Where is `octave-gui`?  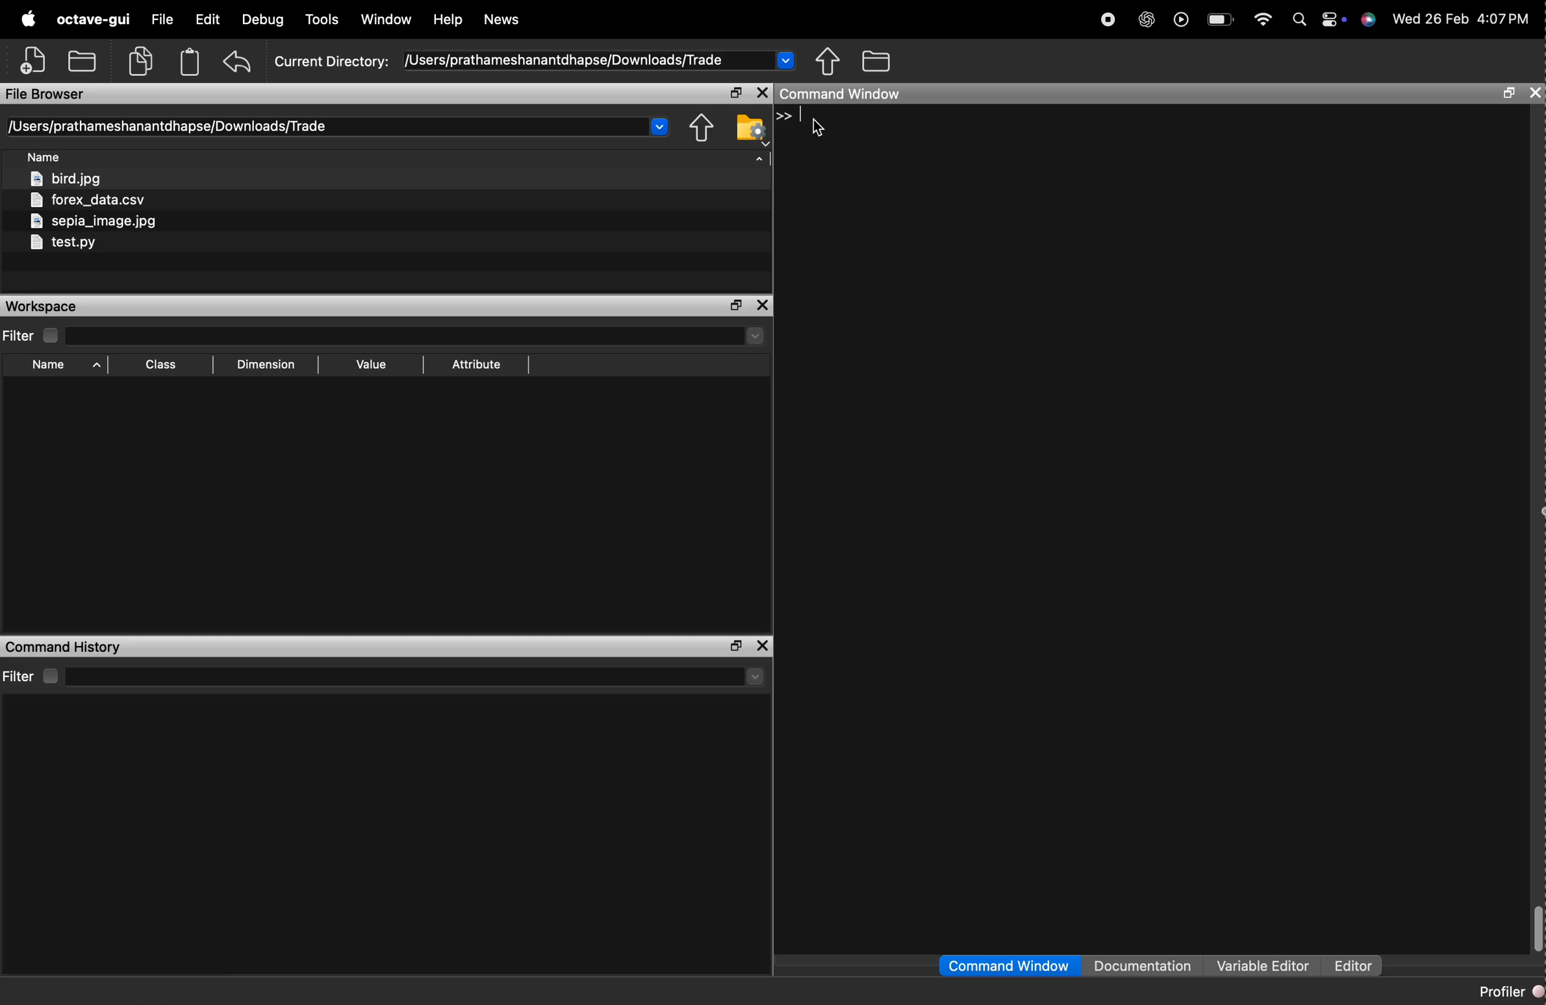
octave-gui is located at coordinates (94, 21).